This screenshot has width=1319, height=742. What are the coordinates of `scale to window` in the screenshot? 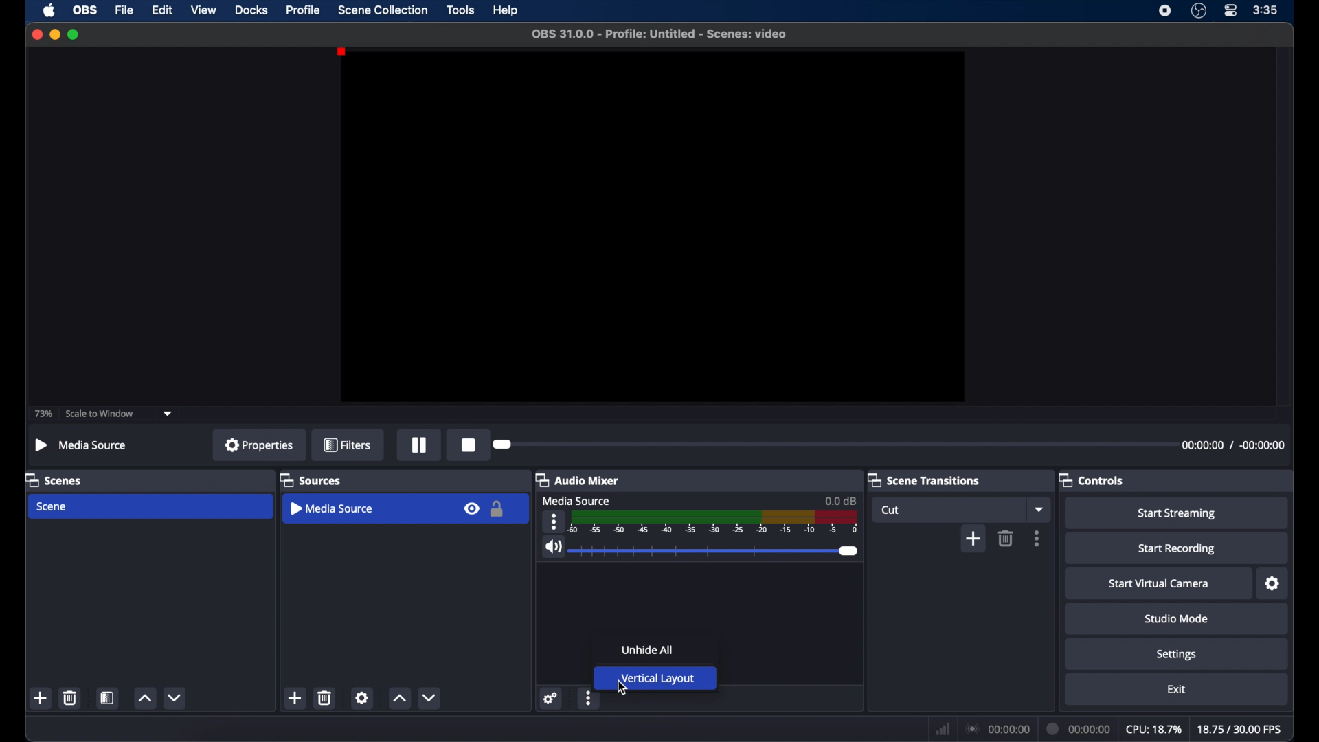 It's located at (100, 413).